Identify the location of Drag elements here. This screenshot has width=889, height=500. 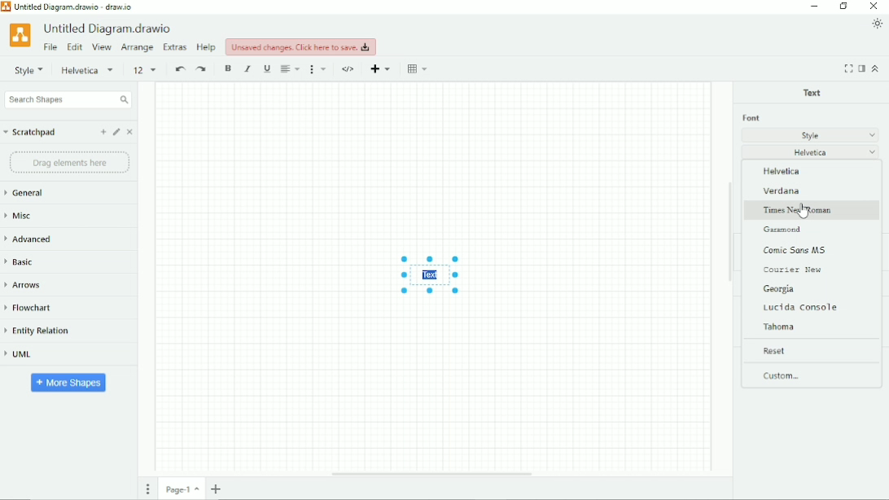
(69, 163).